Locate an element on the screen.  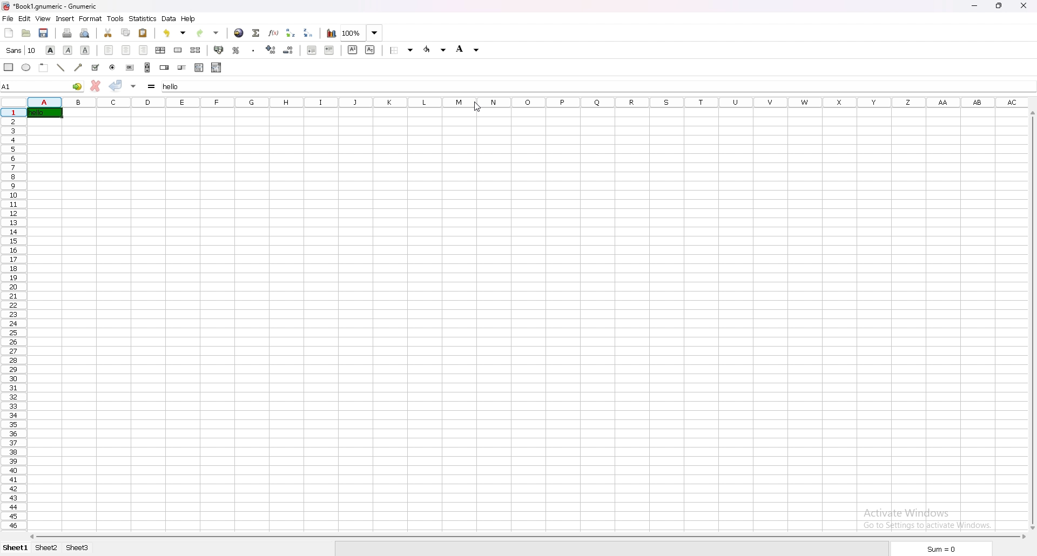
cut is located at coordinates (108, 33).